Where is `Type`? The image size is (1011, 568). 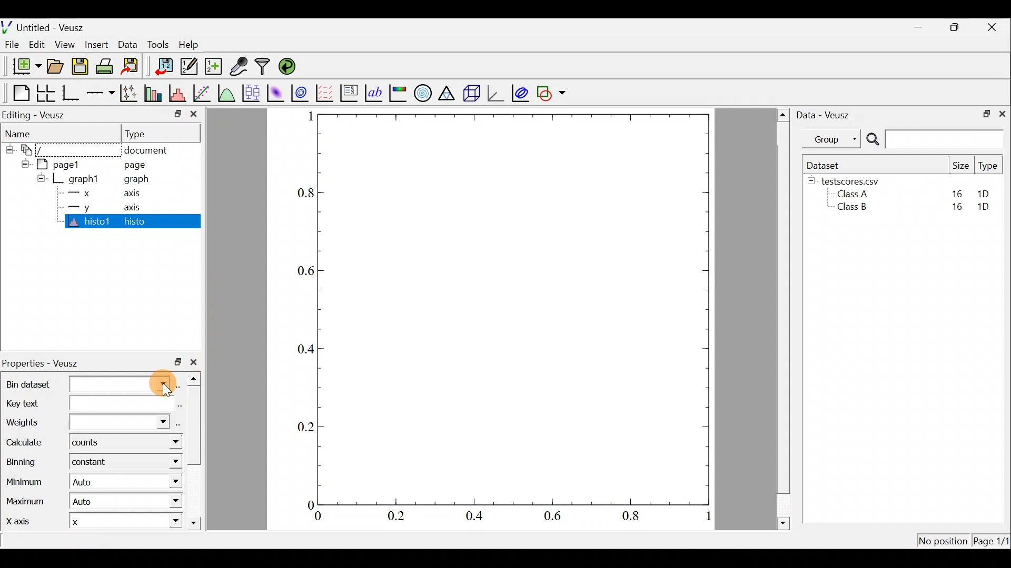 Type is located at coordinates (988, 166).